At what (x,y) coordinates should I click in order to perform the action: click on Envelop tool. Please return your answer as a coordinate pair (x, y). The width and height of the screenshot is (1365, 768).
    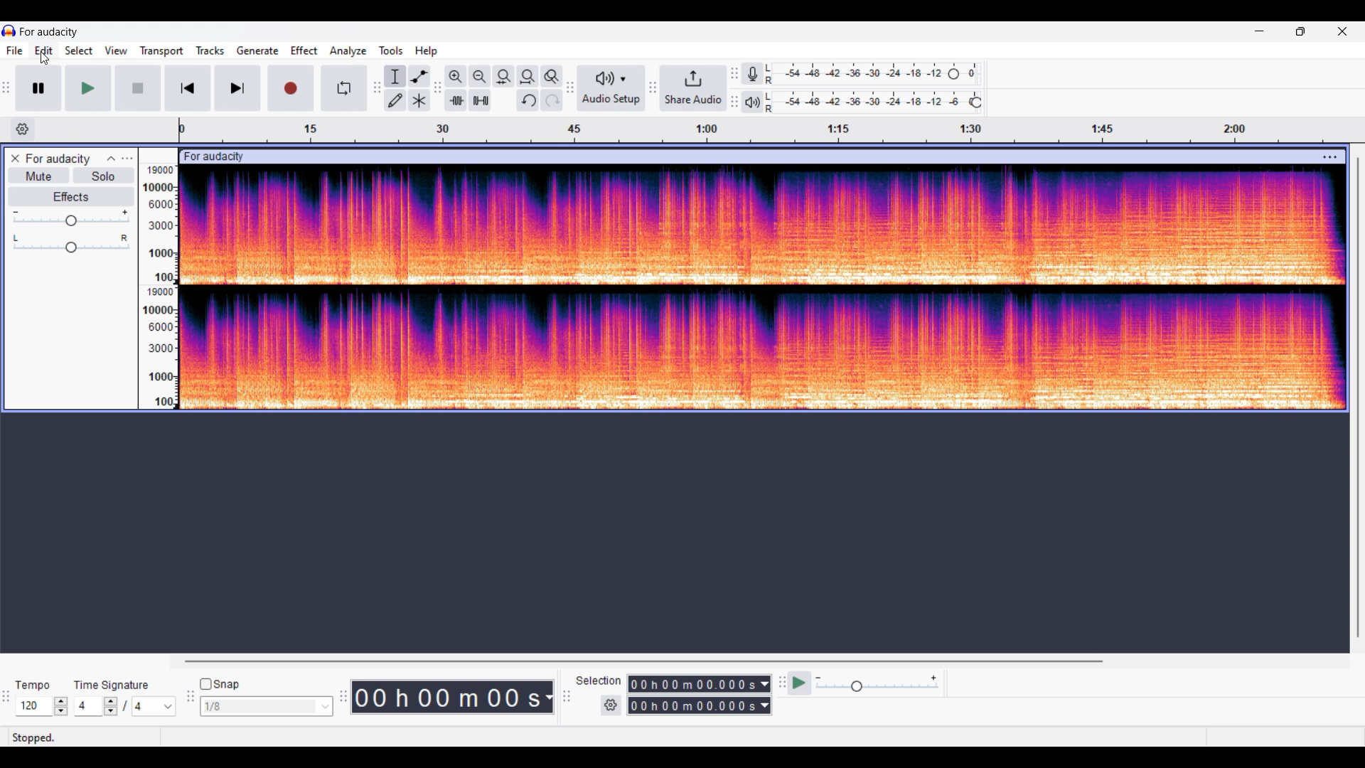
    Looking at the image, I should click on (419, 77).